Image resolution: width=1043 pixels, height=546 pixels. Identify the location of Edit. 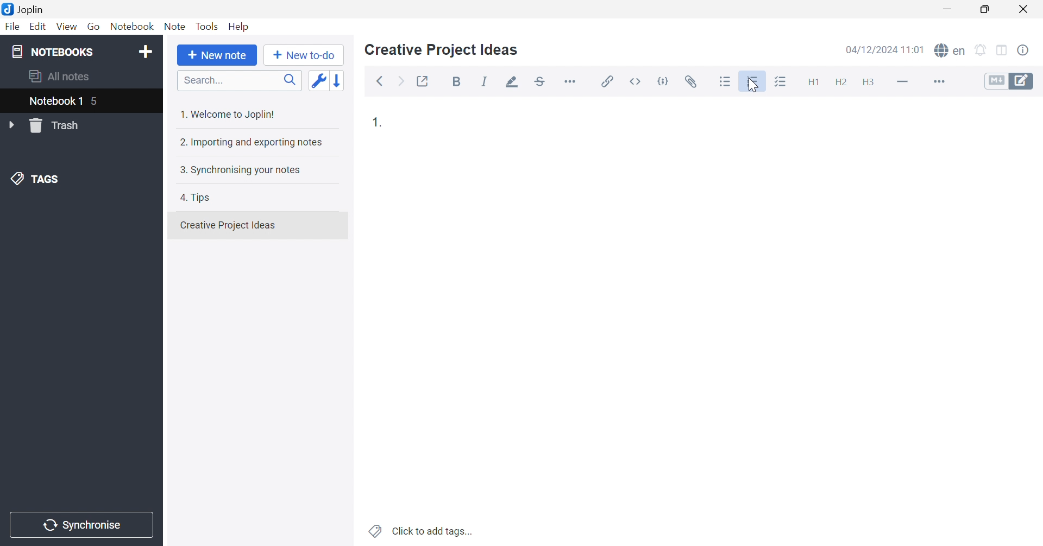
(39, 28).